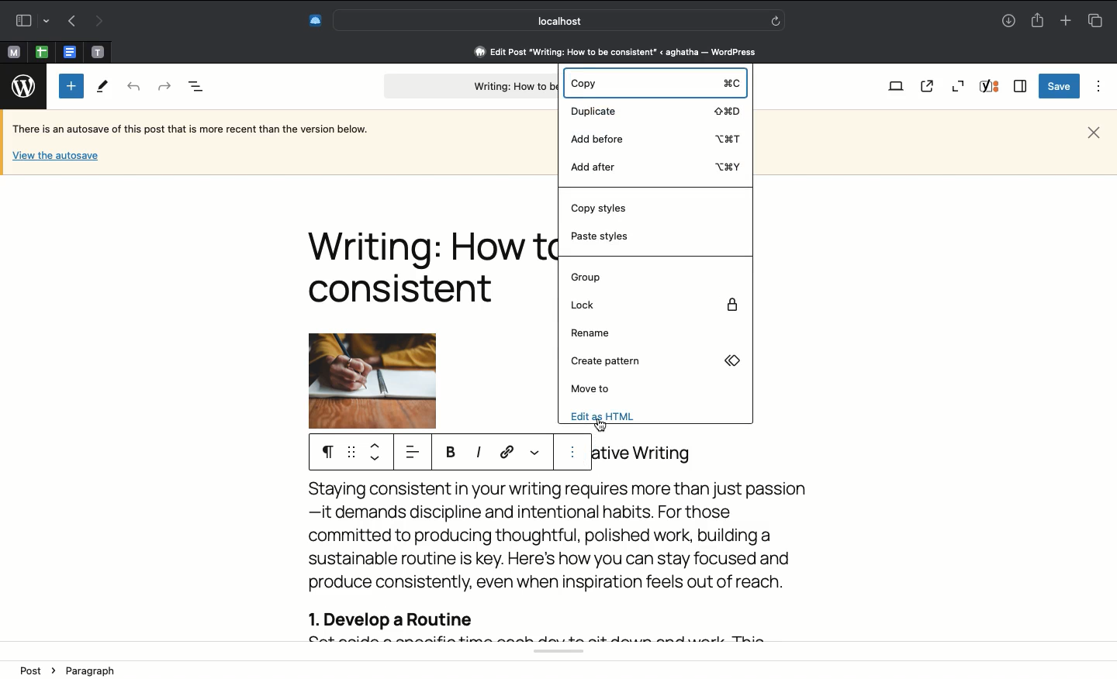 This screenshot has width=1117, height=679. Describe the element at coordinates (202, 130) in the screenshot. I see `Autosave` at that location.